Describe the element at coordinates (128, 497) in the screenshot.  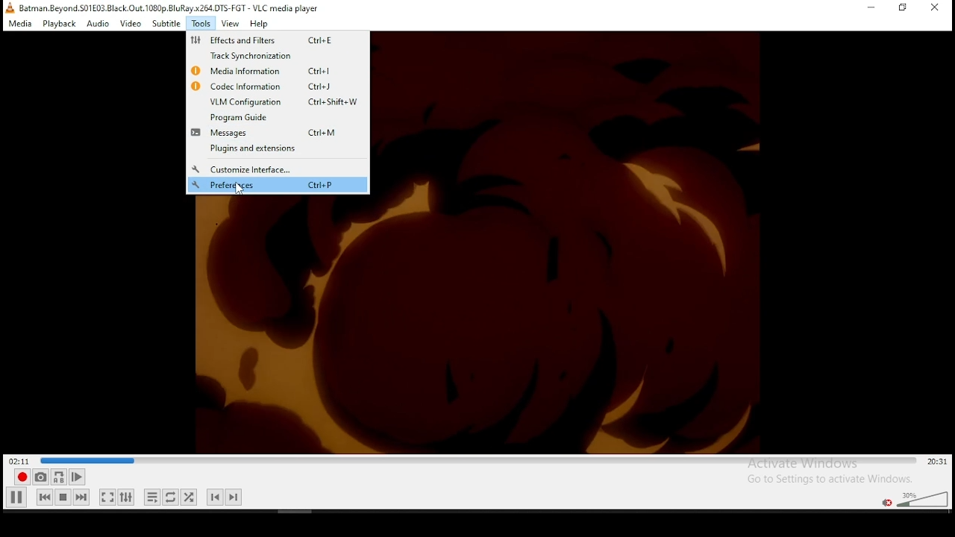
I see `show extended settings` at that location.